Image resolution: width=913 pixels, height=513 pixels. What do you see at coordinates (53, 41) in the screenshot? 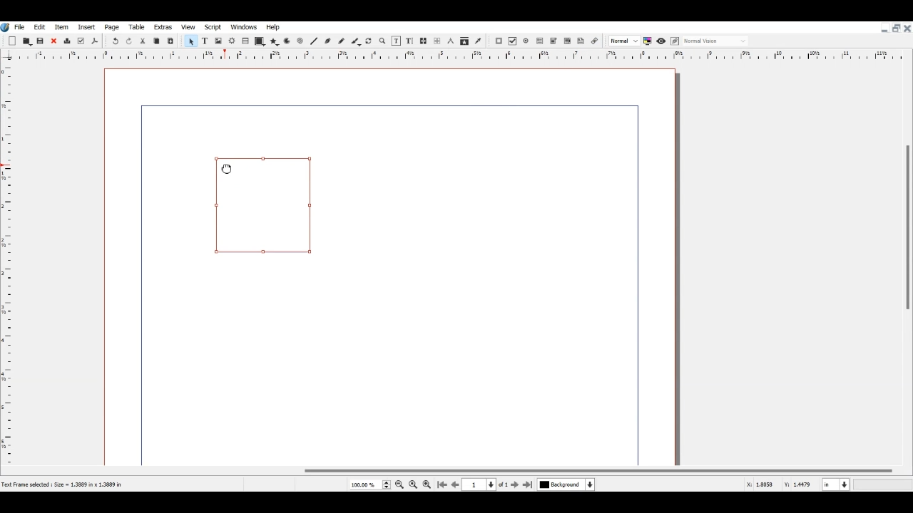
I see `Close` at bounding box center [53, 41].